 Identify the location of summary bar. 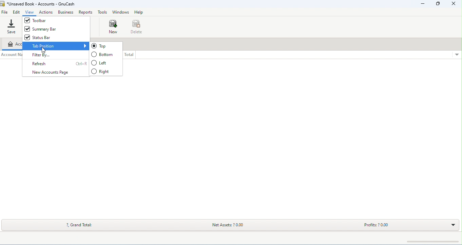
(54, 29).